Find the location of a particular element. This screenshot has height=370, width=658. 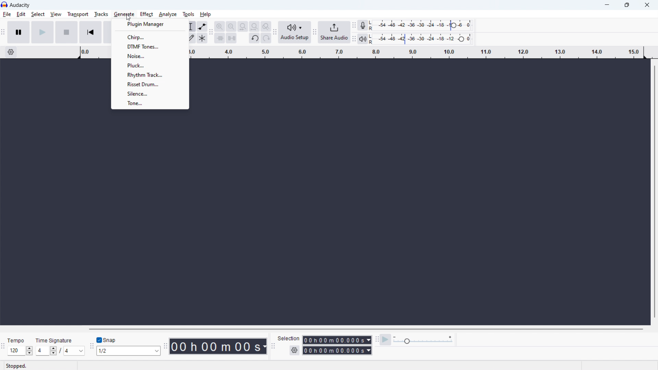

plugin manager... is located at coordinates (150, 25).